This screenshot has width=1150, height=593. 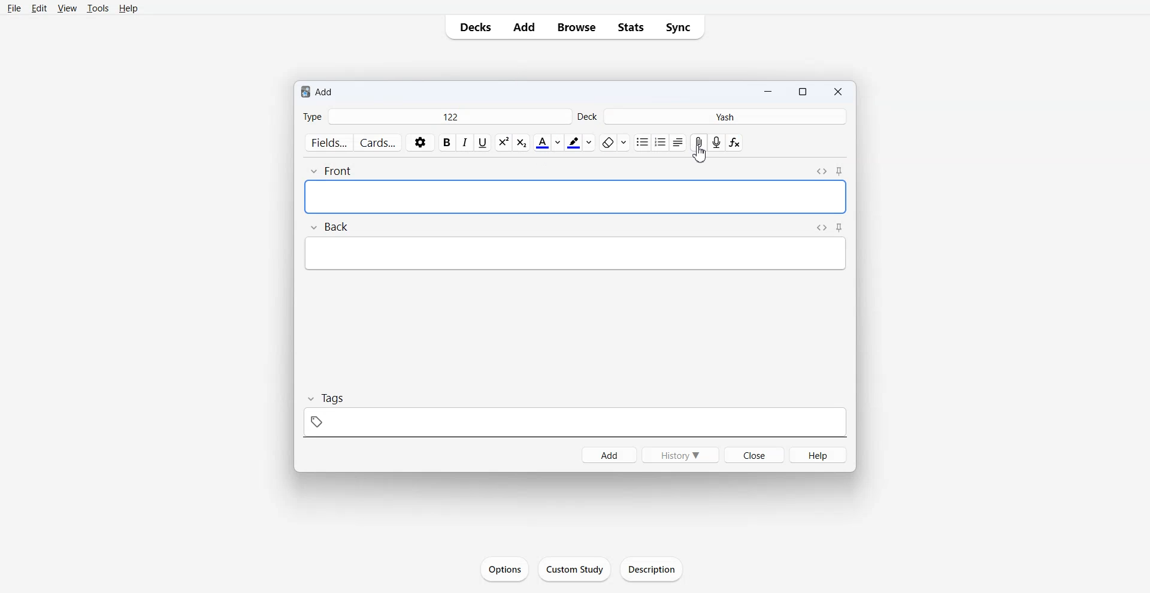 I want to click on Tags, so click(x=329, y=398).